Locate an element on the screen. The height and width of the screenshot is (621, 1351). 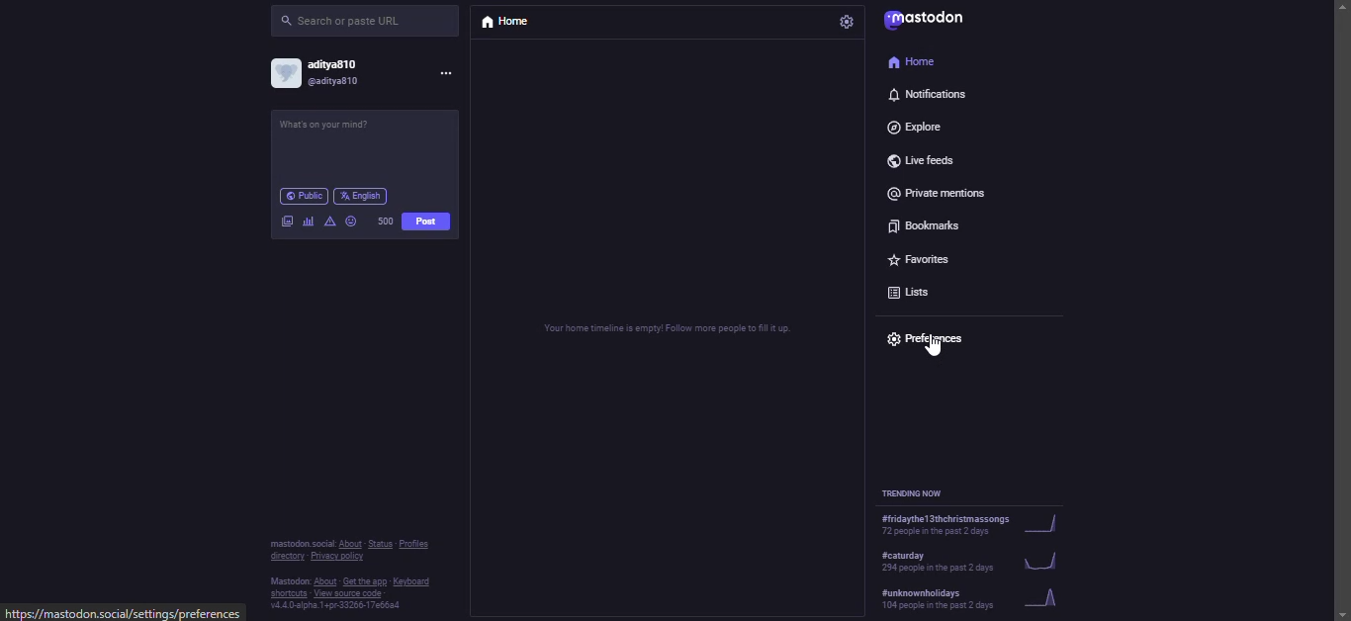
explore is located at coordinates (920, 125).